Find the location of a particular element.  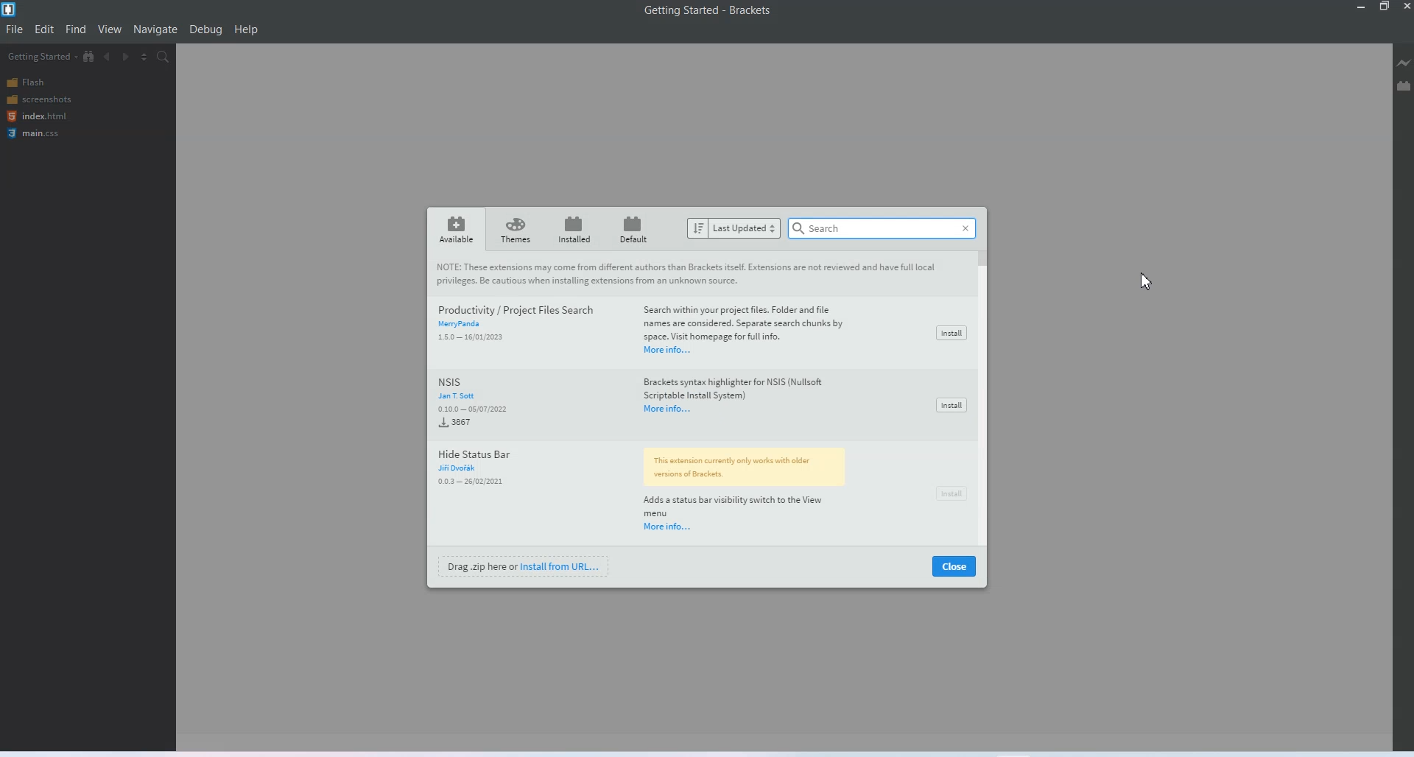

Results is located at coordinates (685, 409).